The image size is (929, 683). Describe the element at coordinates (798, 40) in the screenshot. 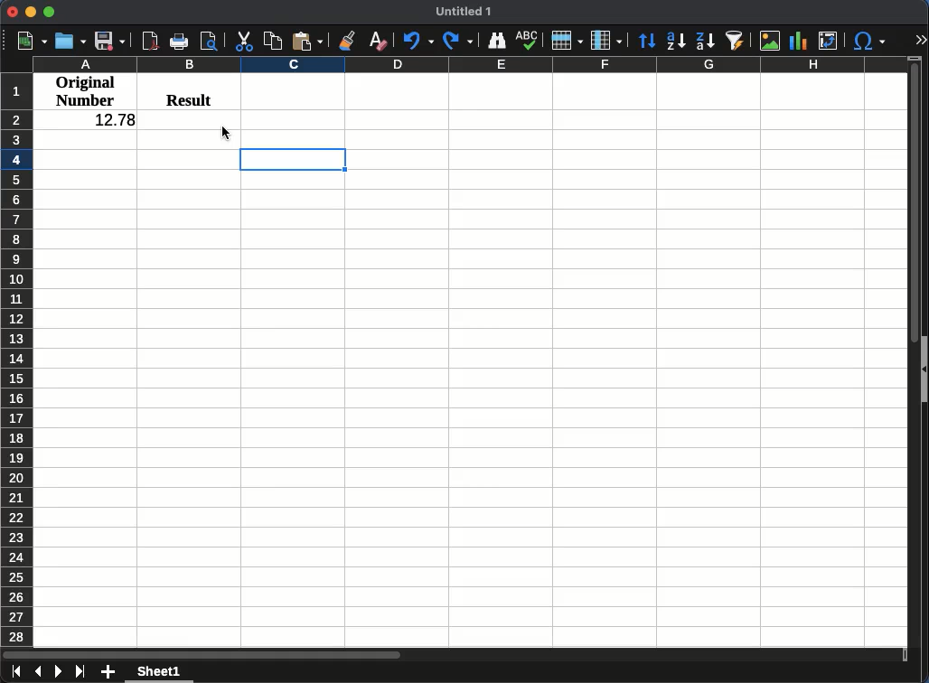

I see `chart` at that location.